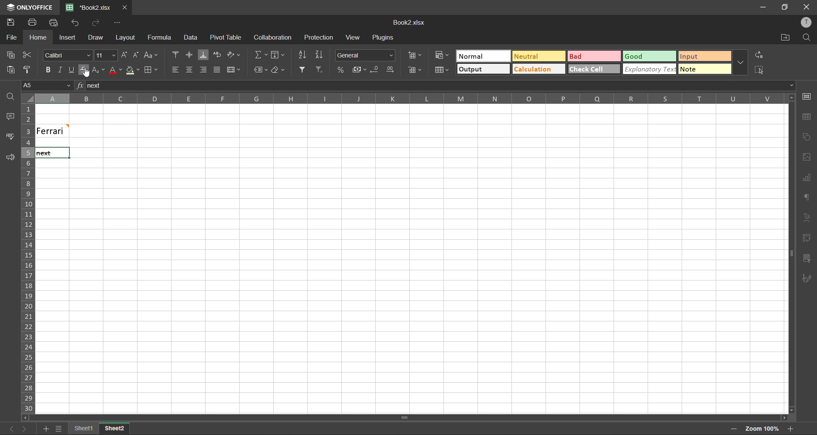 The width and height of the screenshot is (817, 435). Describe the element at coordinates (126, 55) in the screenshot. I see `increment size` at that location.